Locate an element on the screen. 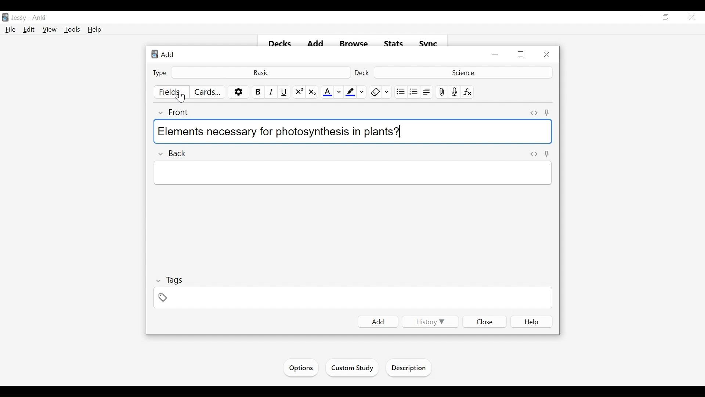 This screenshot has width=705, height=397. Upload pictures/images/ files is located at coordinates (441, 92).